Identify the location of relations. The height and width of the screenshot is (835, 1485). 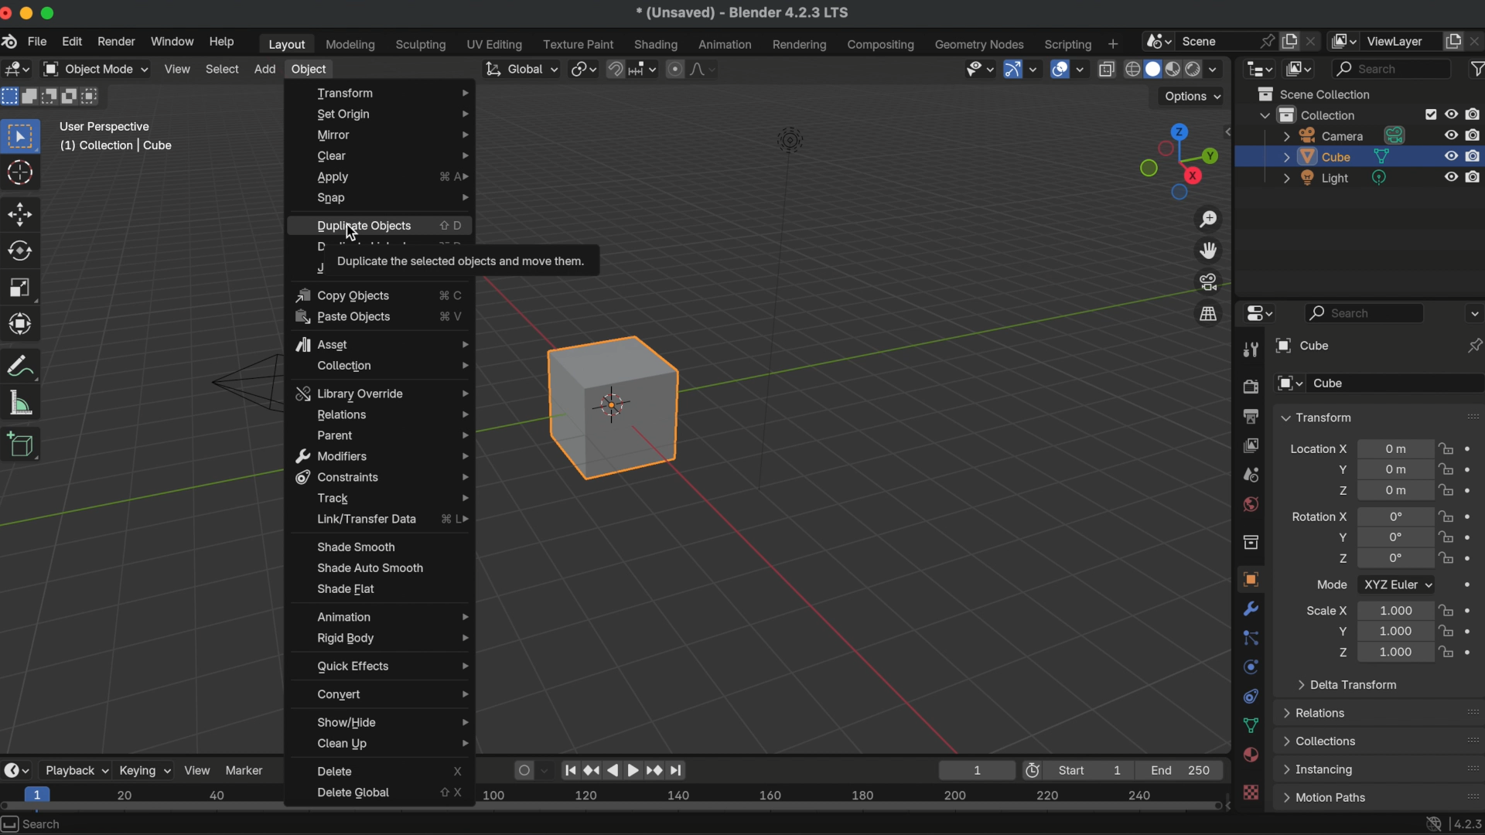
(1318, 712).